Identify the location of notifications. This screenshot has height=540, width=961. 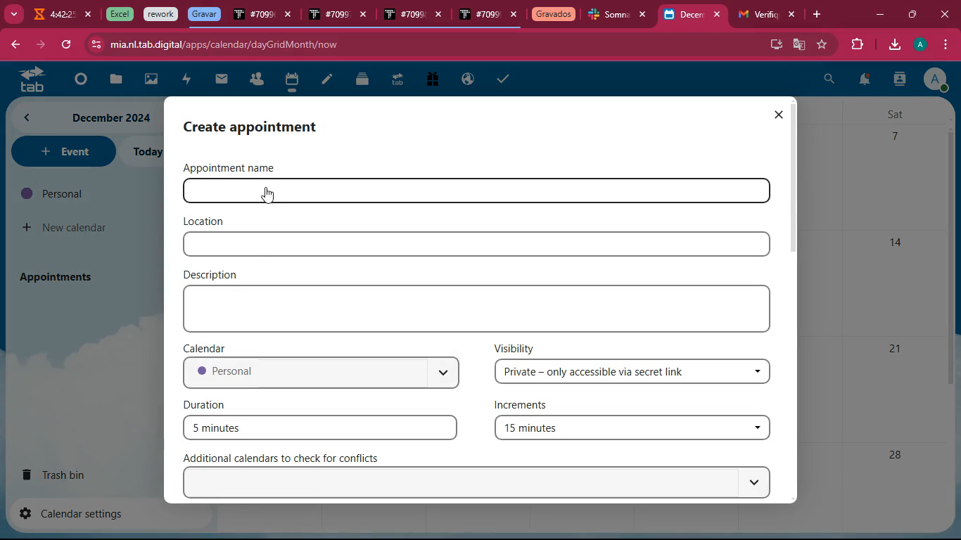
(863, 82).